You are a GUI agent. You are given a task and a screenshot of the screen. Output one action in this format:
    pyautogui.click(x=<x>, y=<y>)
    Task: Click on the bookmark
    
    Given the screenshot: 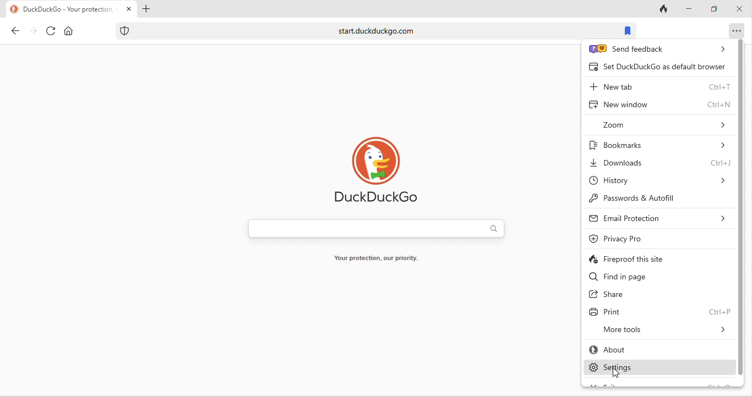 What is the action you would take?
    pyautogui.click(x=630, y=30)
    